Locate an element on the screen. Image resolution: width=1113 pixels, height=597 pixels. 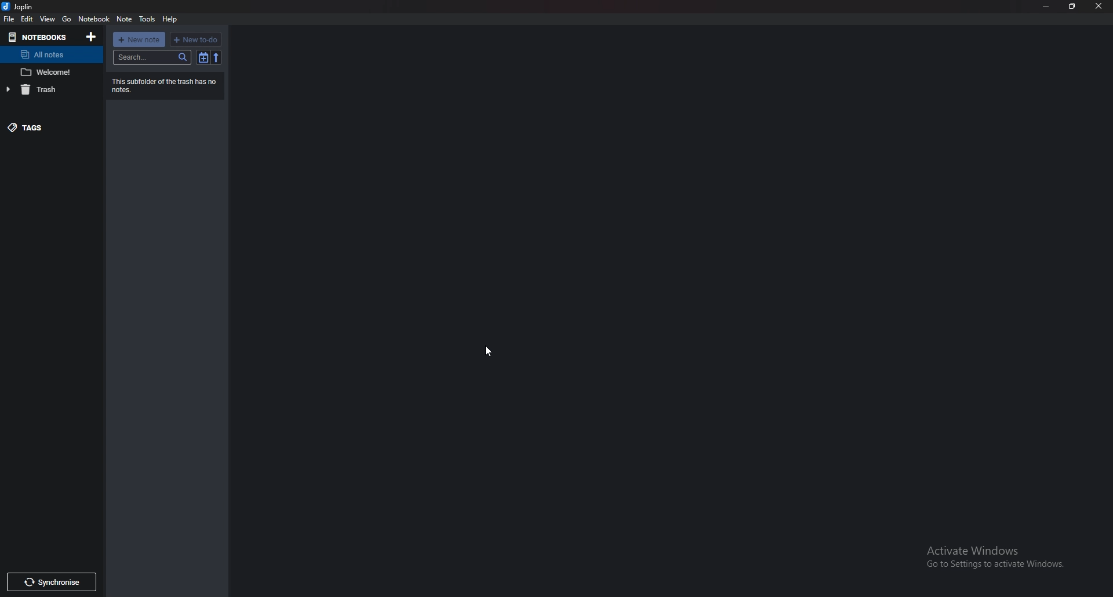
Synchronize is located at coordinates (53, 582).